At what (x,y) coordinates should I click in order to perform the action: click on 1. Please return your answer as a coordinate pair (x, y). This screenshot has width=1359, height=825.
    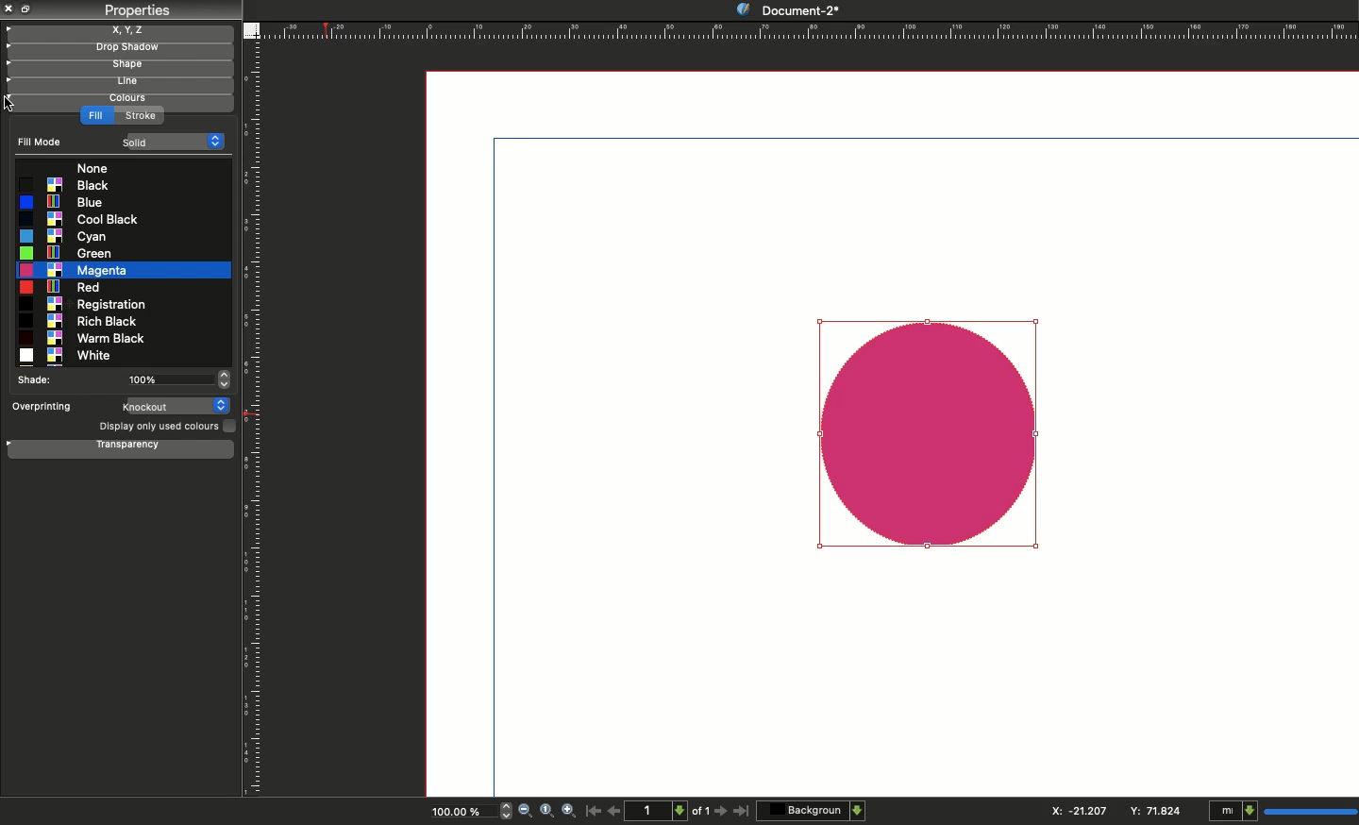
    Looking at the image, I should click on (659, 810).